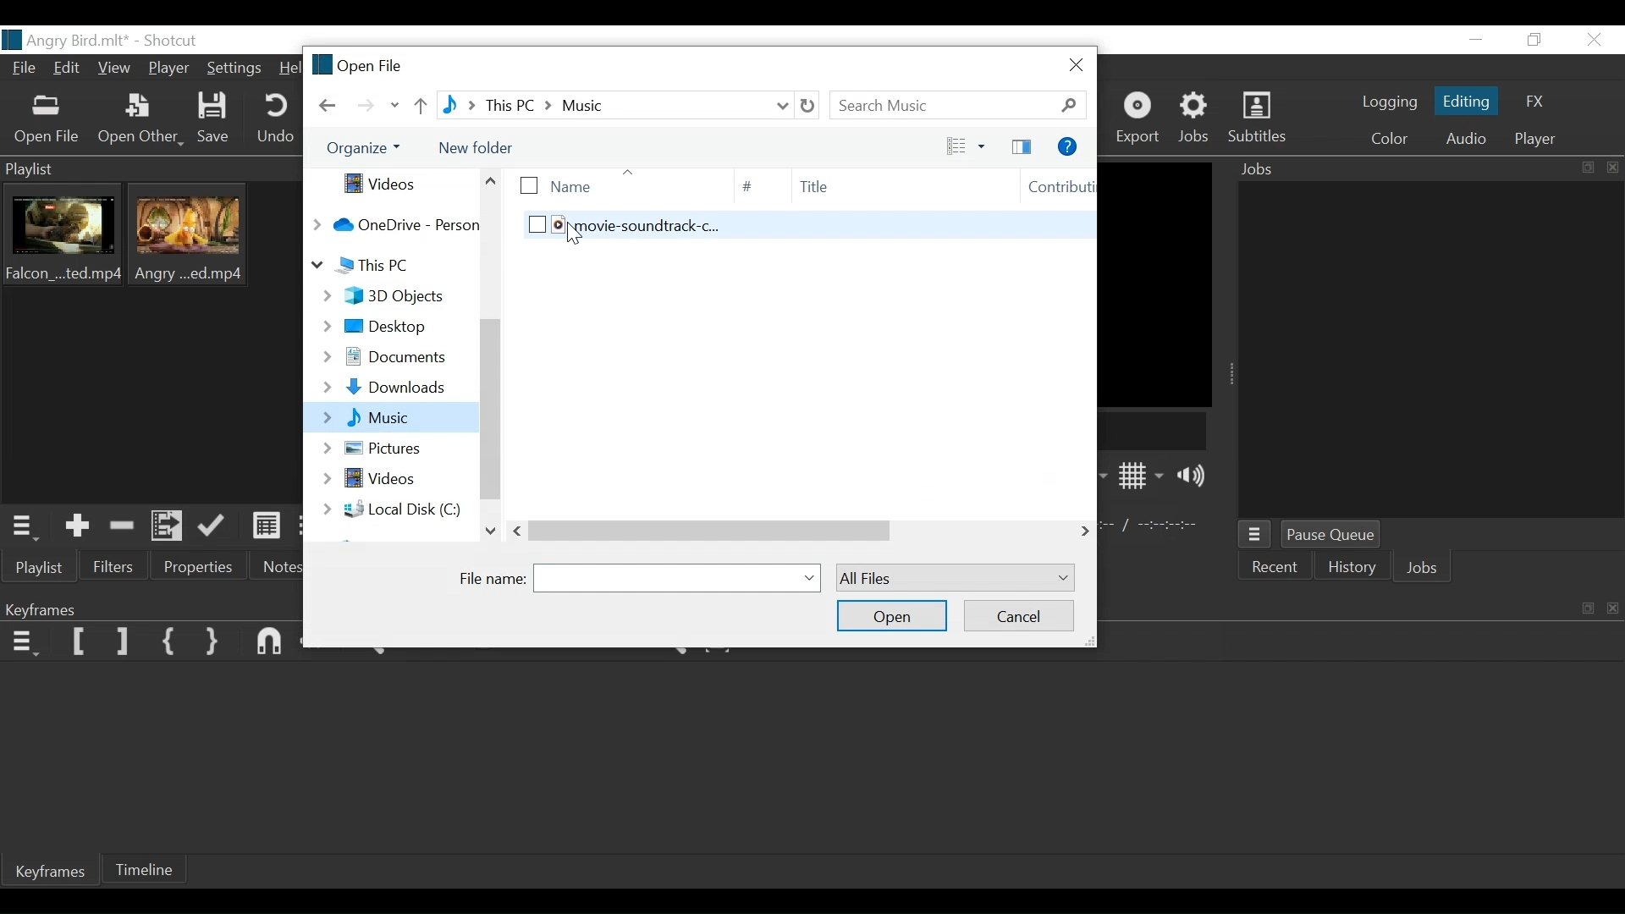  I want to click on Go Up, so click(418, 107).